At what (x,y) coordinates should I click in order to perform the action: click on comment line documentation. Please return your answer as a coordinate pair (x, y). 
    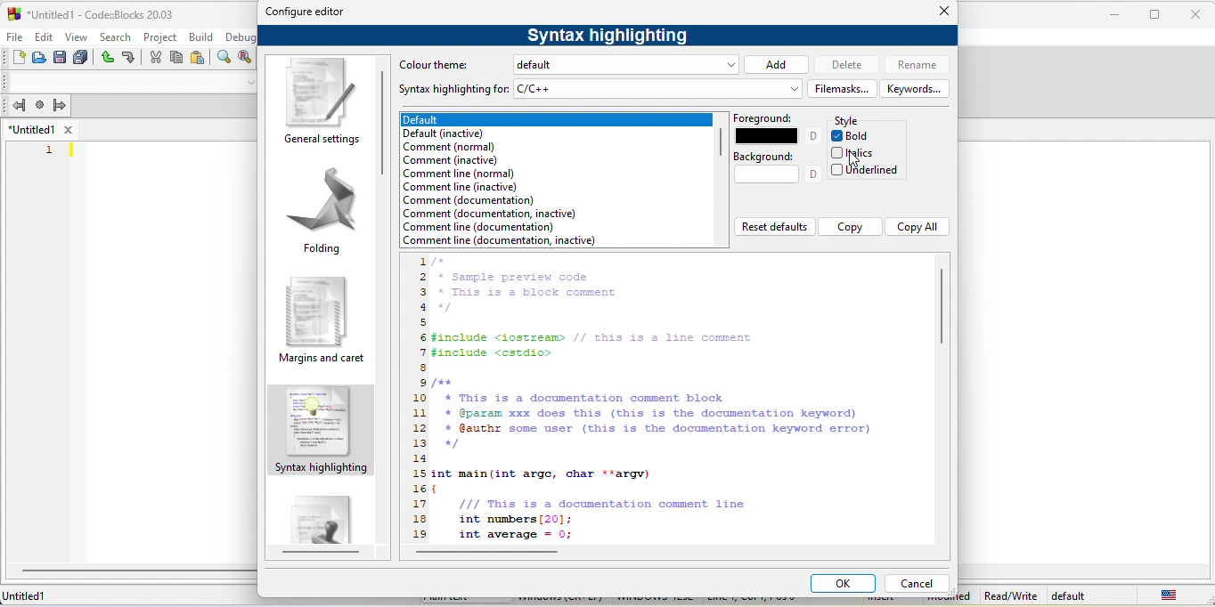
    Looking at the image, I should click on (488, 228).